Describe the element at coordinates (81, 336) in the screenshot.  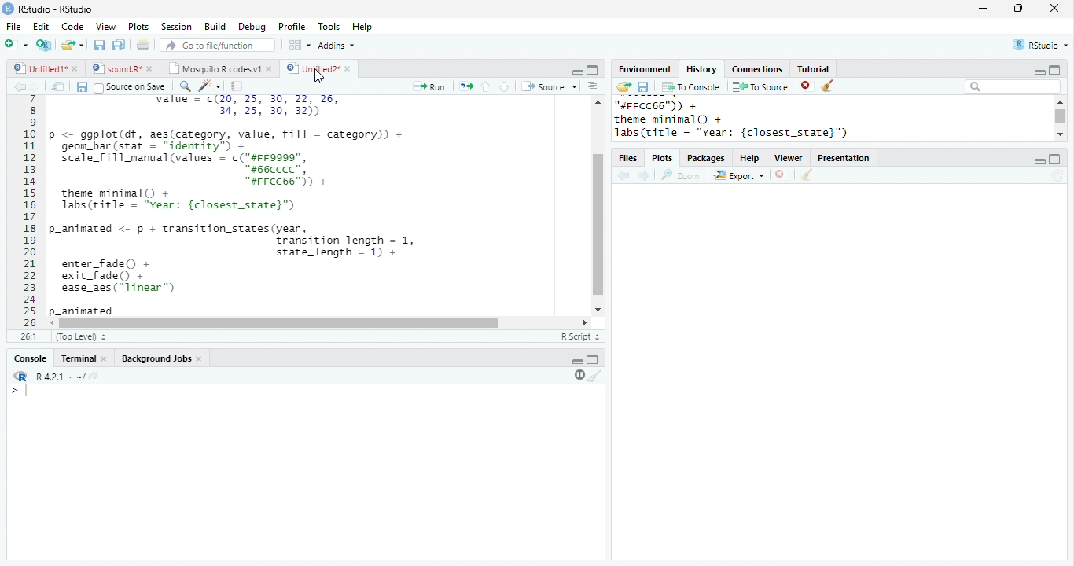
I see `(Top Level)` at that location.